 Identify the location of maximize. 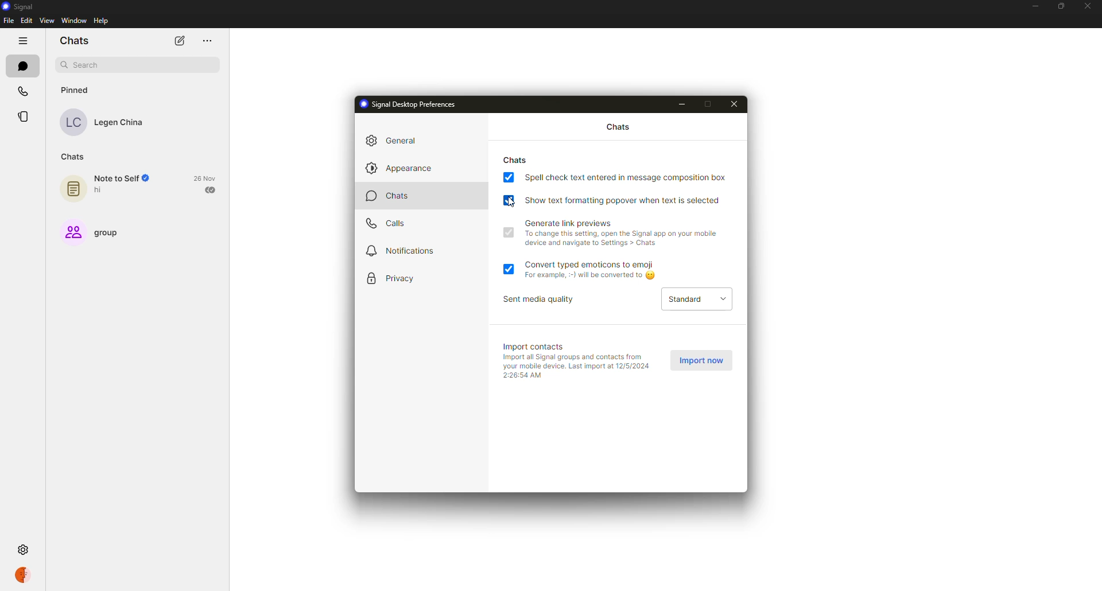
(710, 104).